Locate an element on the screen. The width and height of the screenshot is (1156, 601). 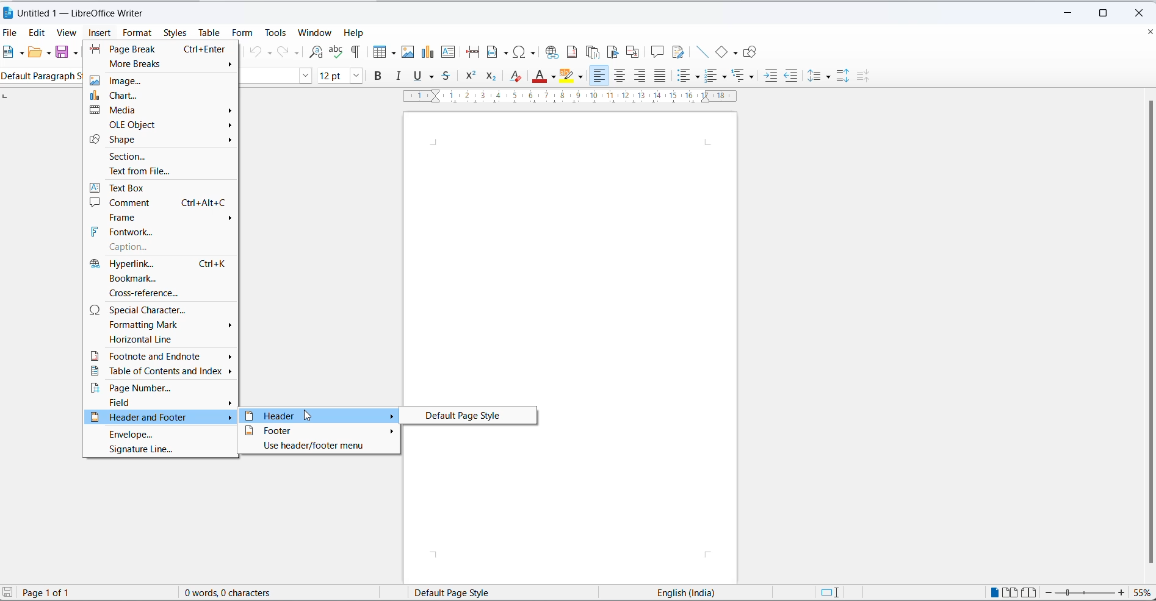
toggle ordered list options is located at coordinates (724, 76).